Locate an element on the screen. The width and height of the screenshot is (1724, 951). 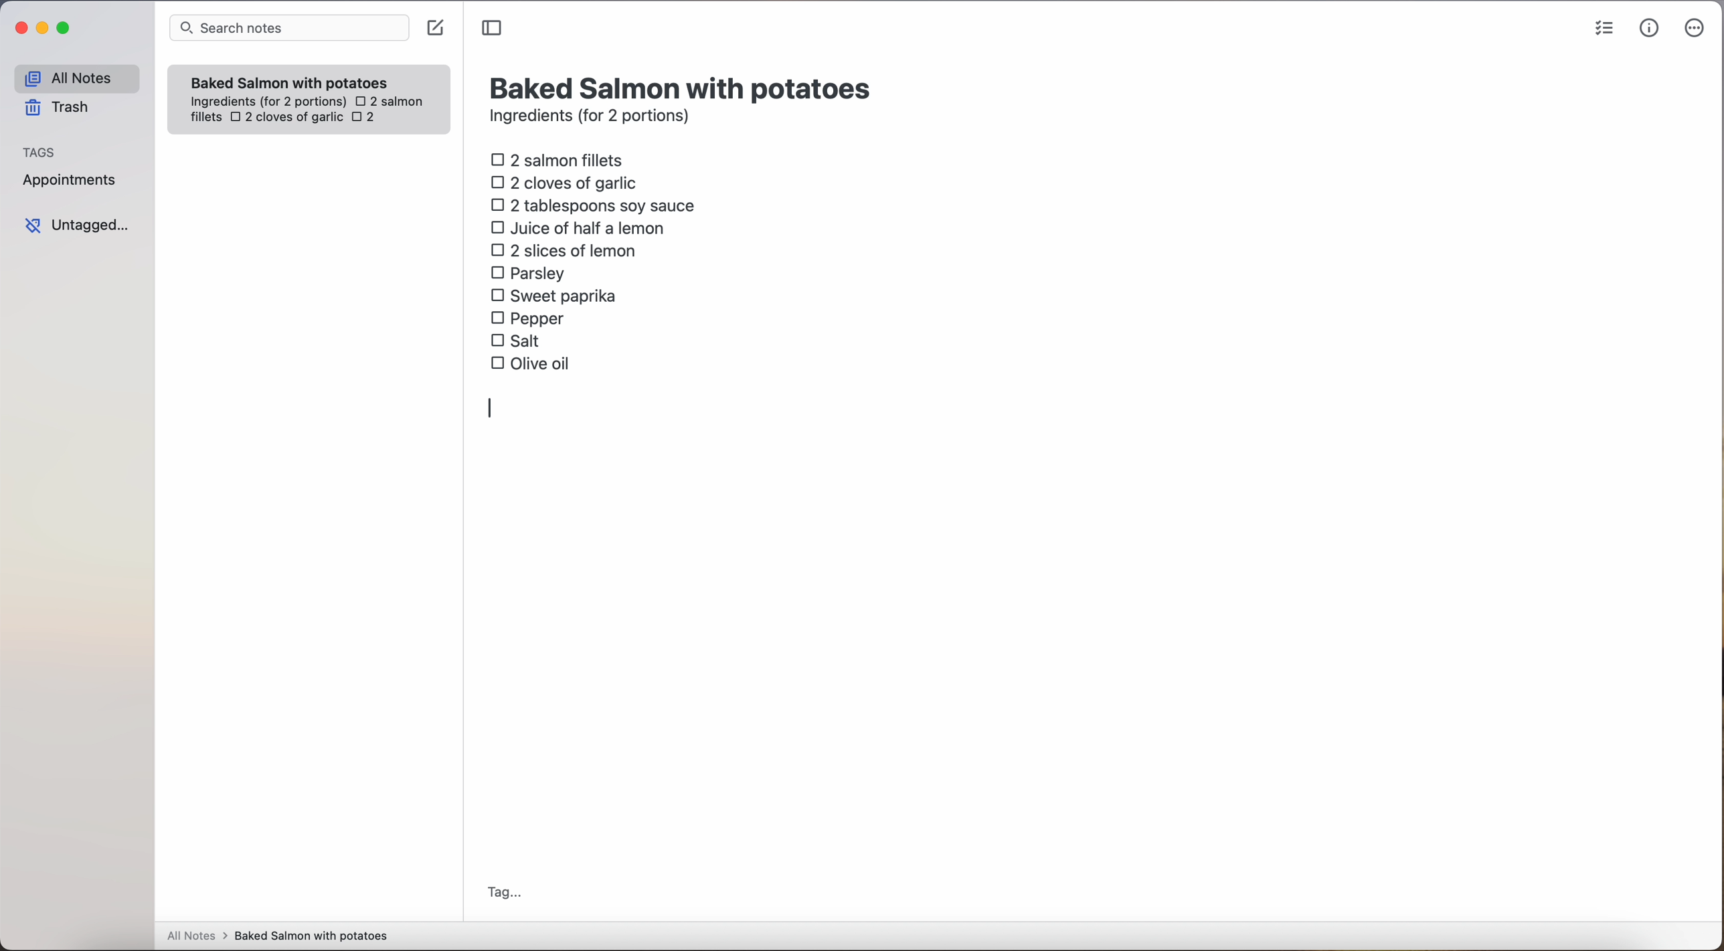
close Simplenote is located at coordinates (19, 29).